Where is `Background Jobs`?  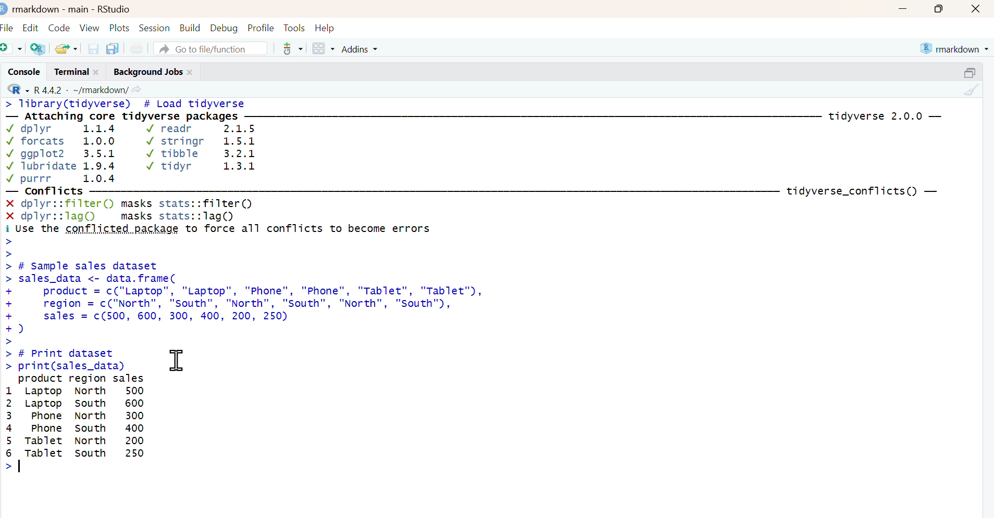 Background Jobs is located at coordinates (146, 71).